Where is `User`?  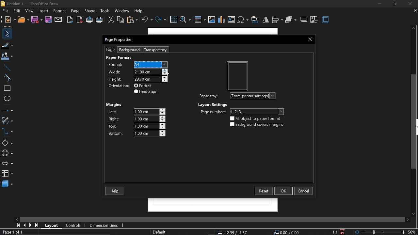
User is located at coordinates (151, 64).